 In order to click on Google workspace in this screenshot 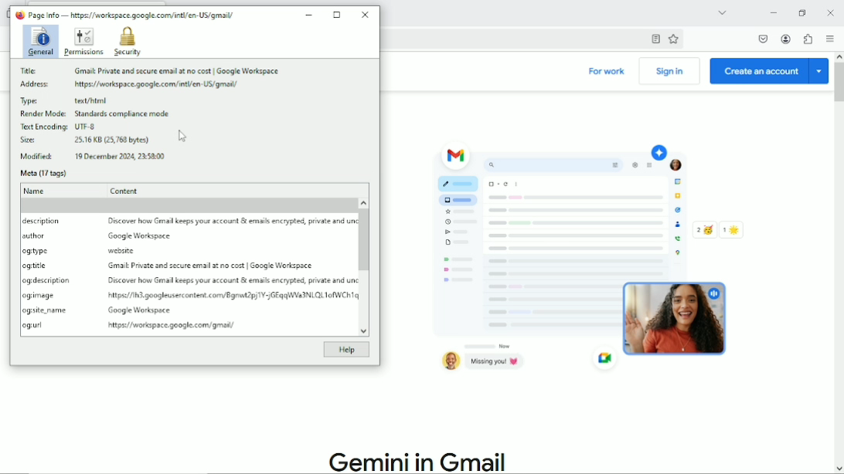, I will do `click(141, 311)`.